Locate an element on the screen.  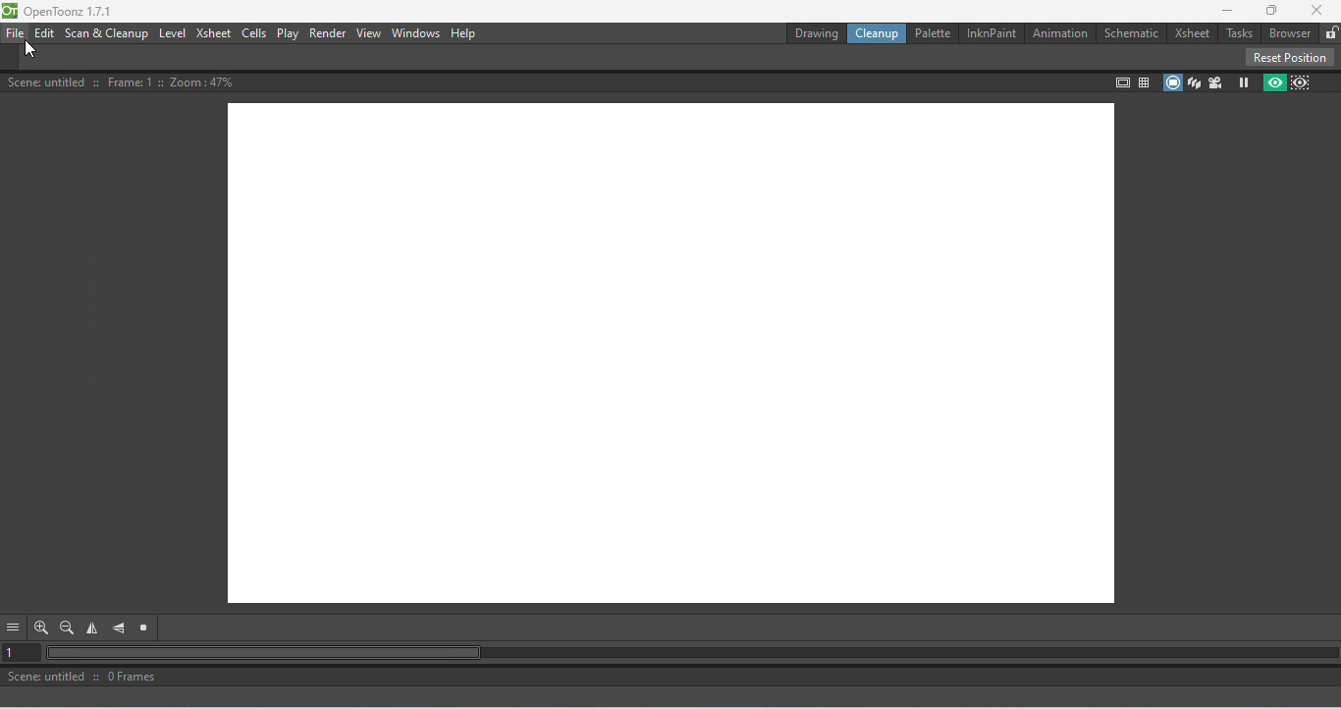
Help is located at coordinates (464, 33).